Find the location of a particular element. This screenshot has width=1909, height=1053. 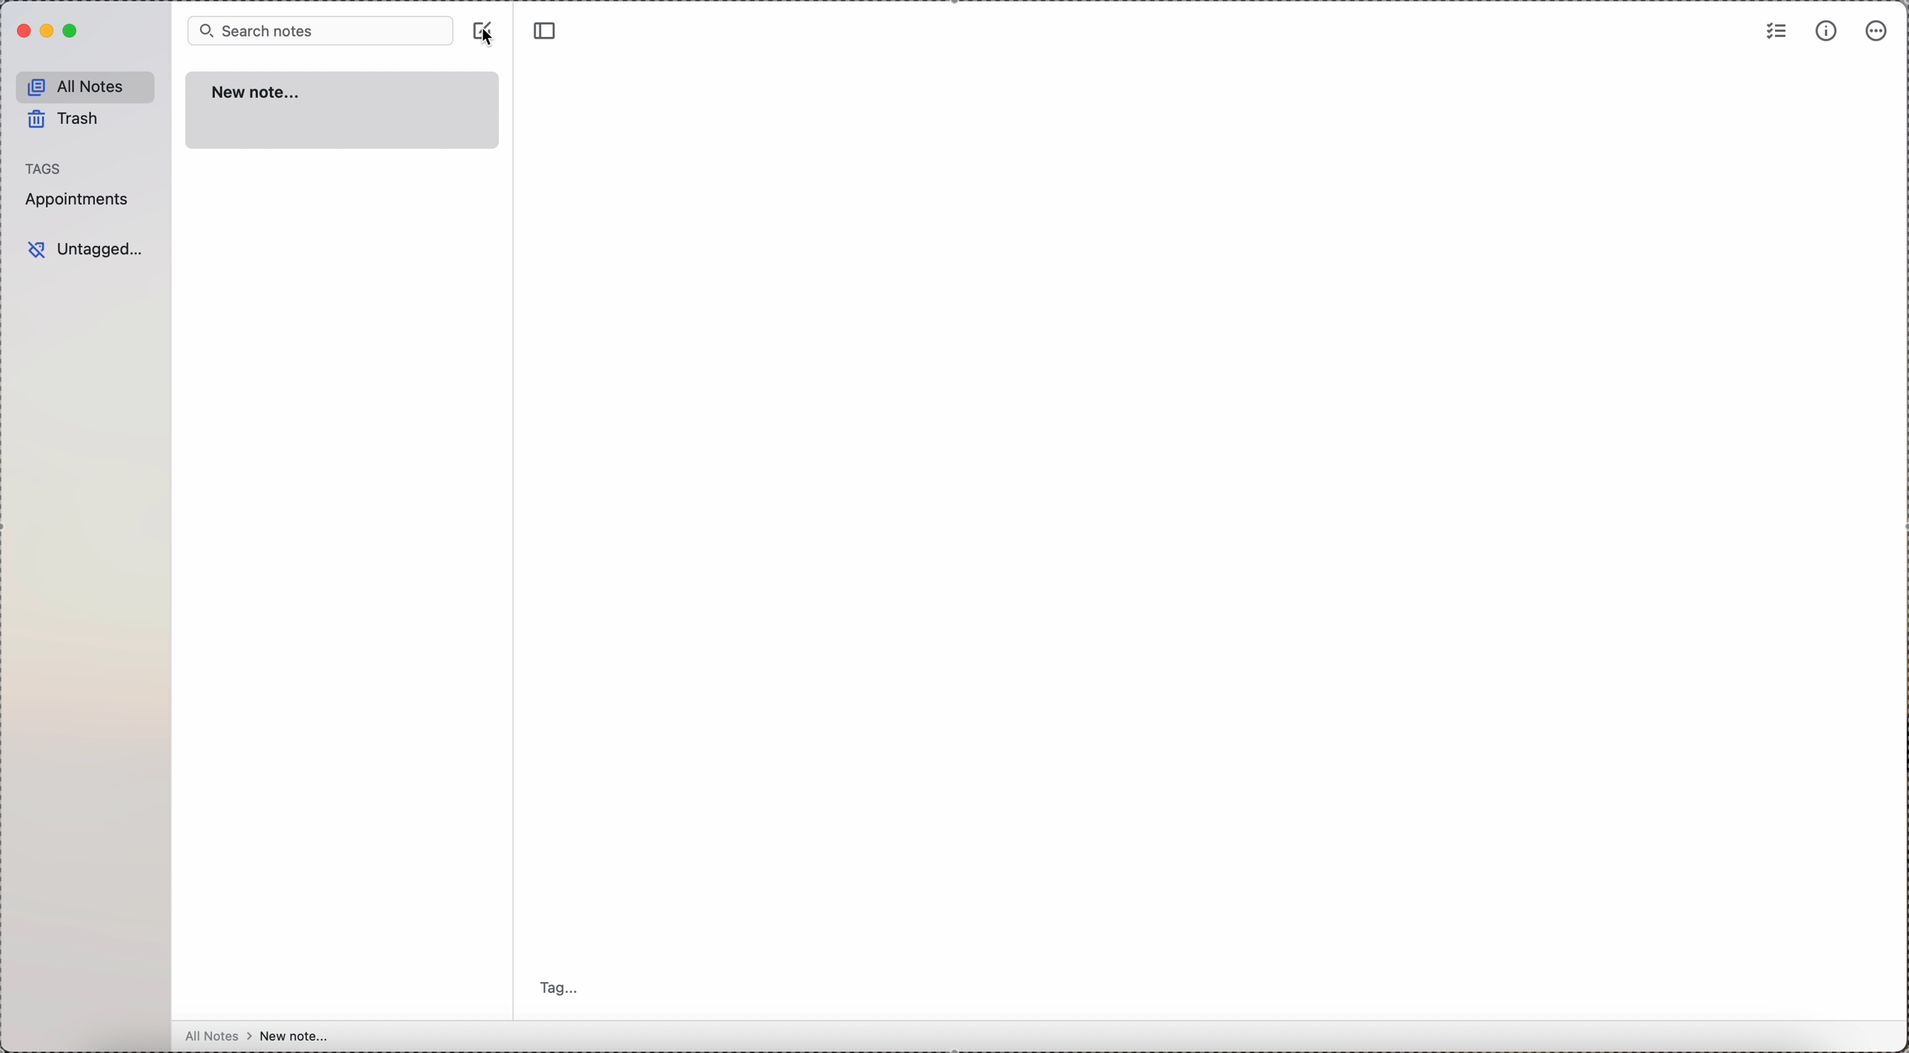

more options is located at coordinates (1879, 30).